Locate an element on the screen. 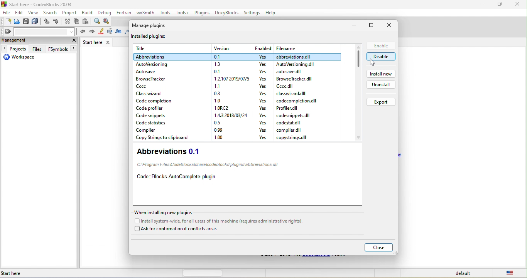 The height and width of the screenshot is (278, 527). doxyblocks is located at coordinates (228, 13).